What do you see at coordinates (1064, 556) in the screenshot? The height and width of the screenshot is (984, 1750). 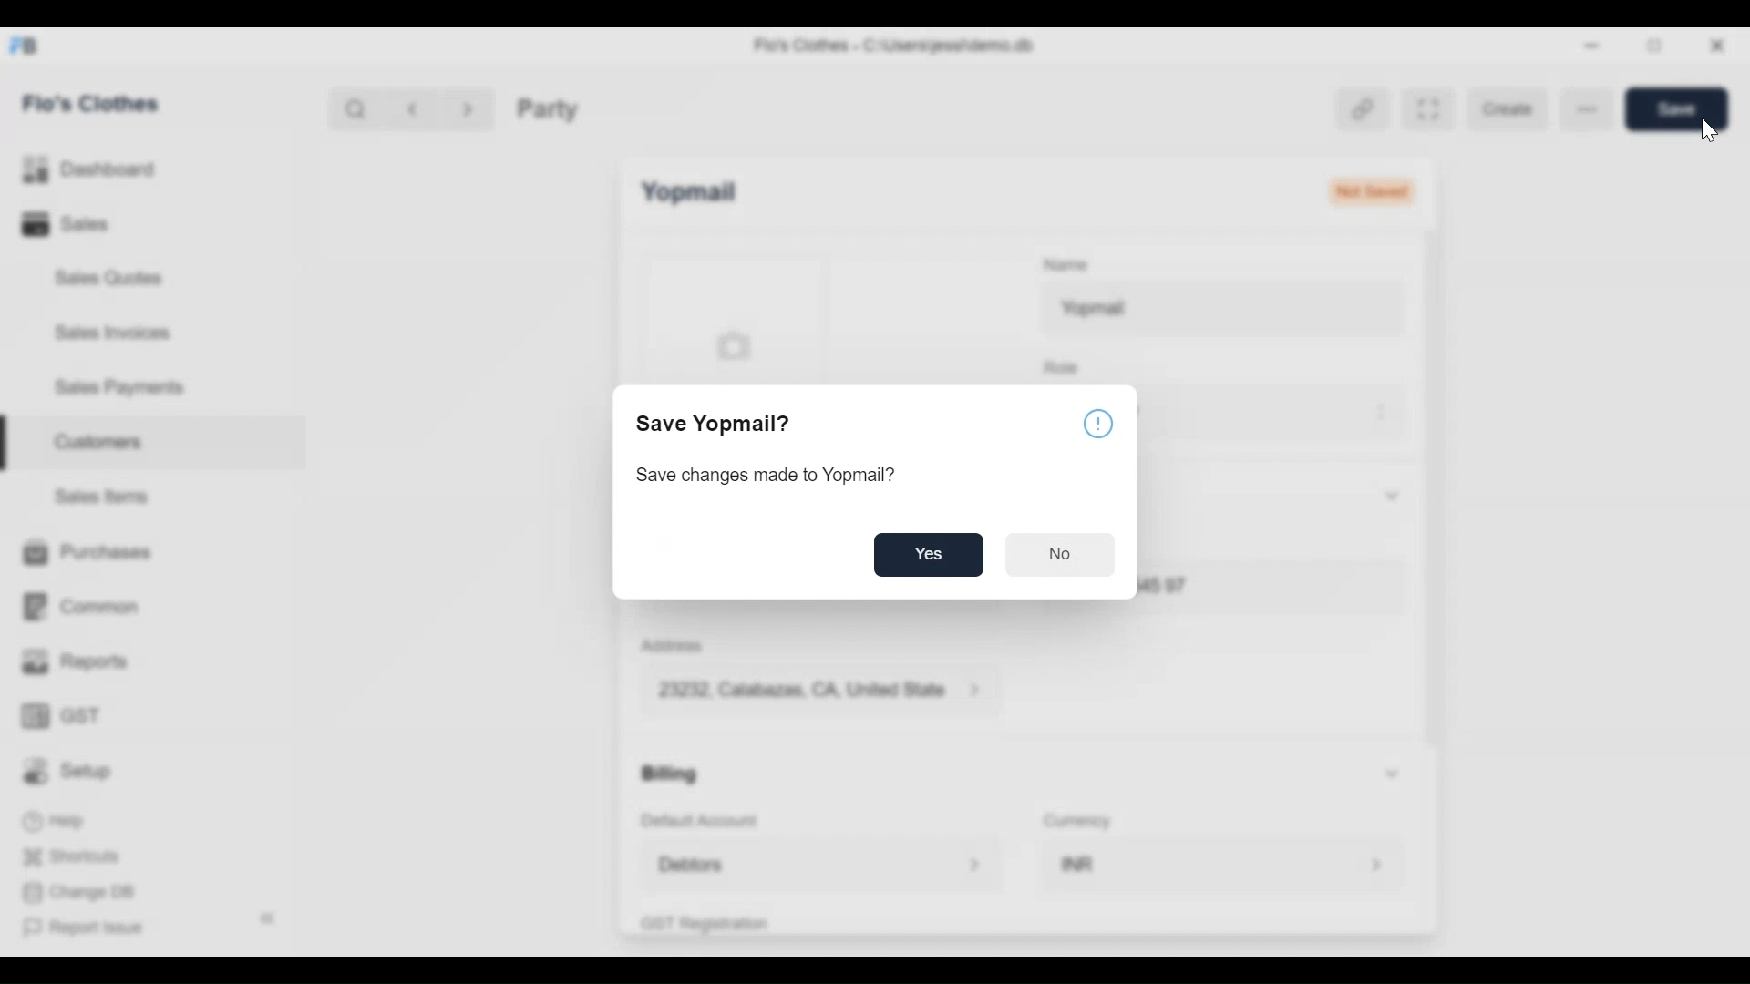 I see `No` at bounding box center [1064, 556].